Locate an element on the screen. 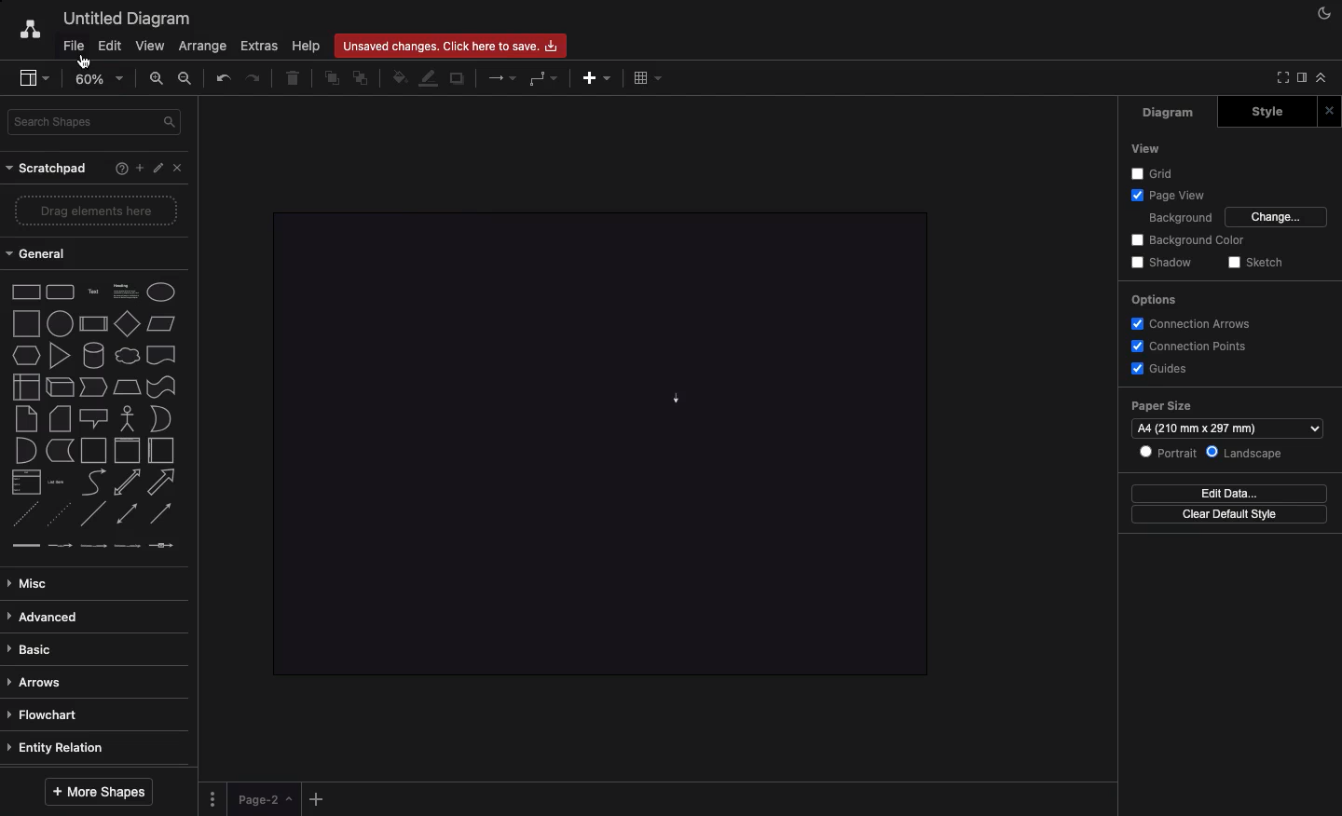 The image size is (1342, 816). Connection arrows is located at coordinates (1196, 323).